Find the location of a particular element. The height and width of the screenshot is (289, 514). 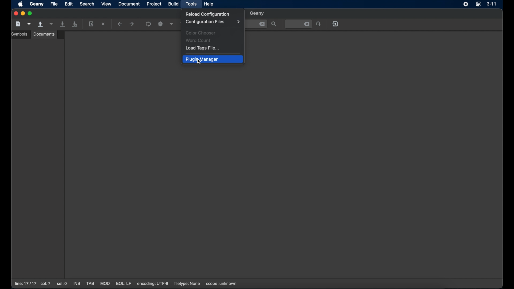

run the current file is located at coordinates (149, 24).